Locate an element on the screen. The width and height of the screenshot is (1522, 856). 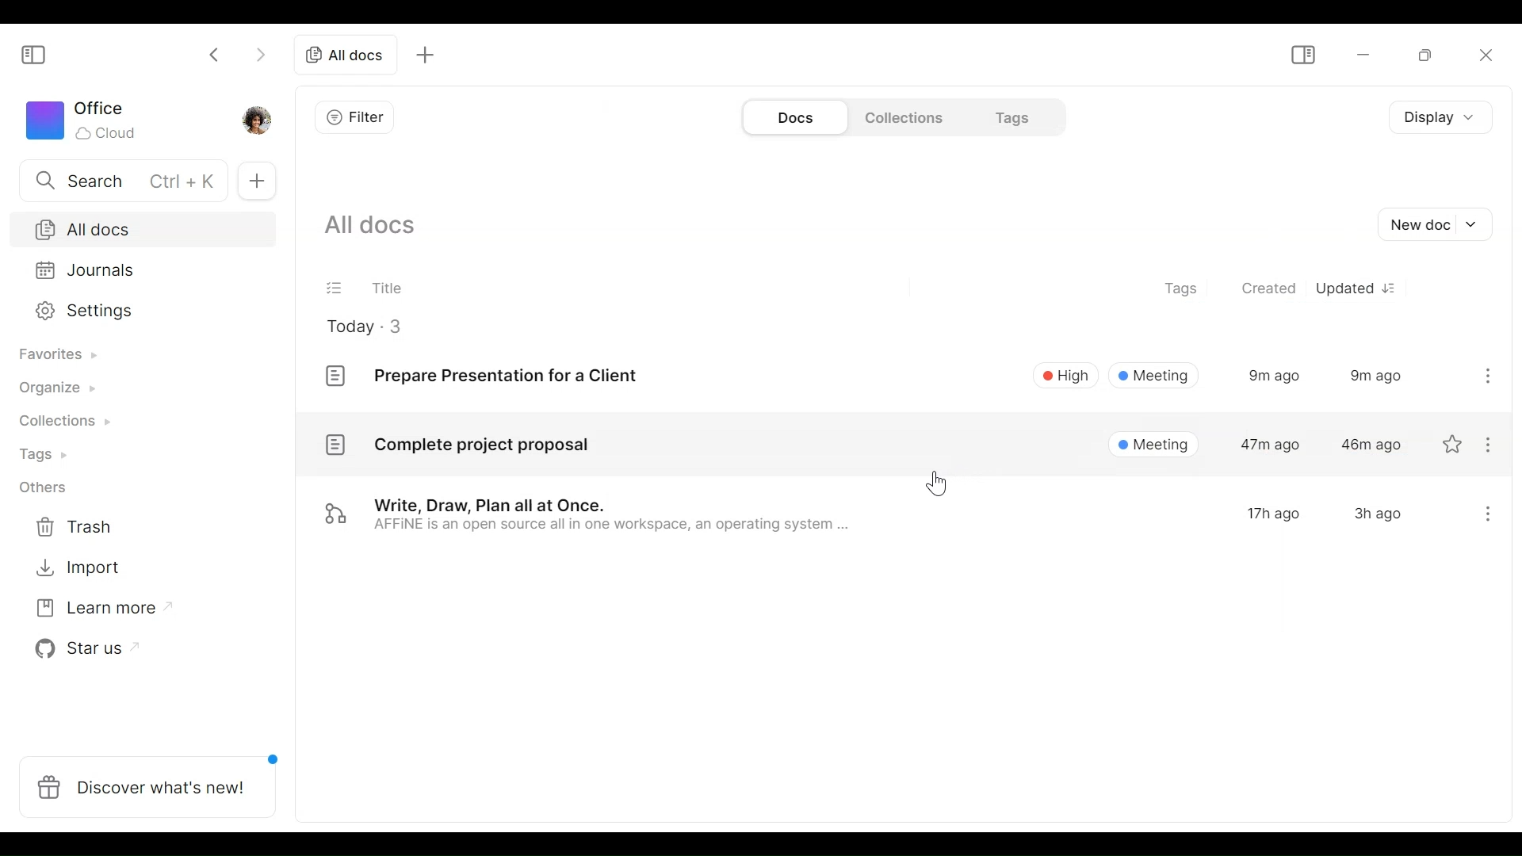
minimize is located at coordinates (1361, 55).